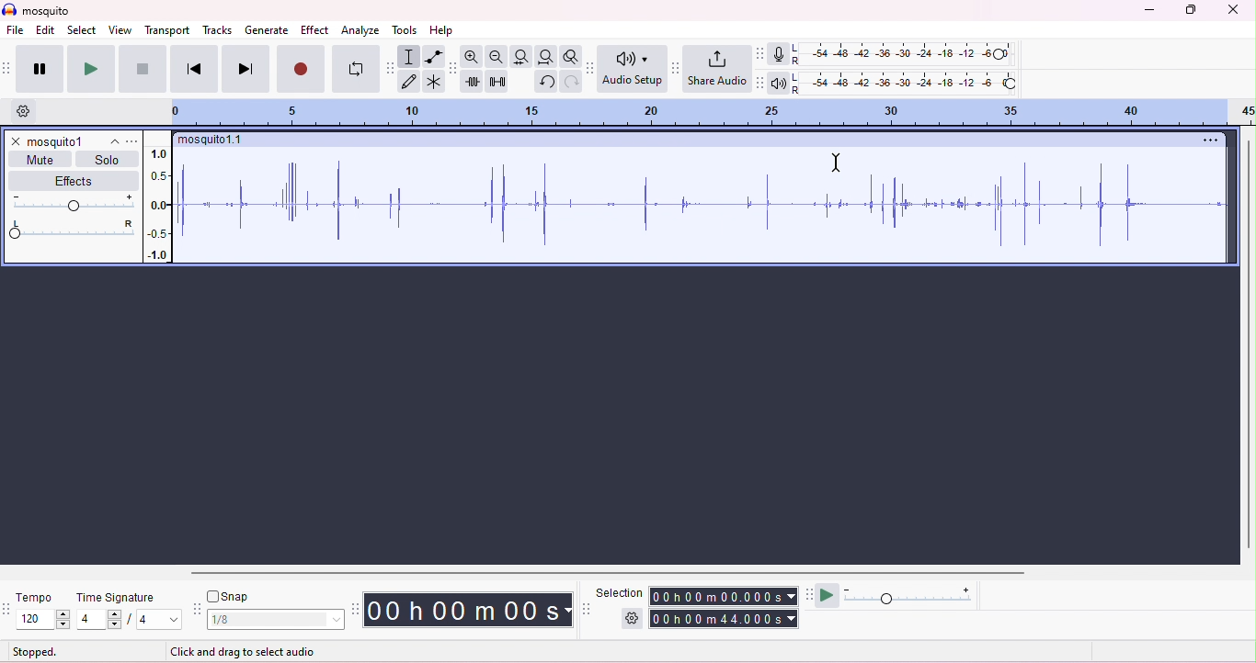 The width and height of the screenshot is (1256, 663). Describe the element at coordinates (39, 69) in the screenshot. I see `pause` at that location.